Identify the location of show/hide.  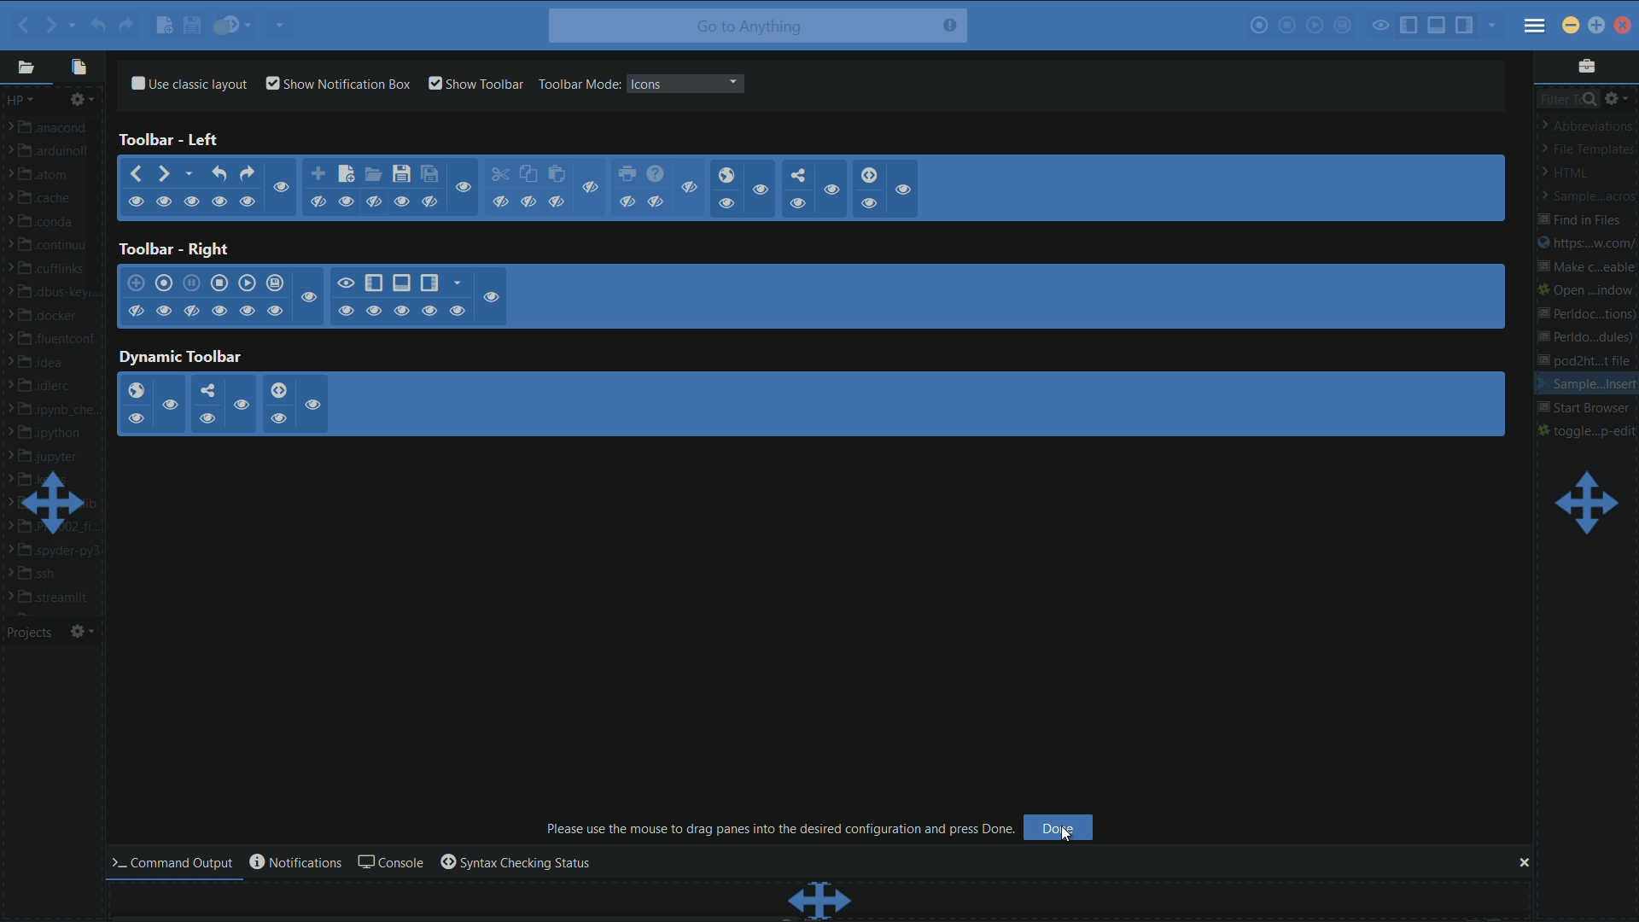
(907, 190).